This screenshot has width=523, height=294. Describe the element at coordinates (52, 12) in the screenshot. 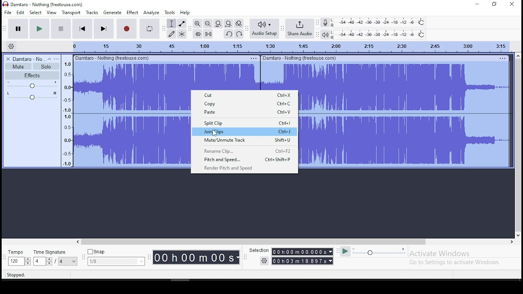

I see `view` at that location.